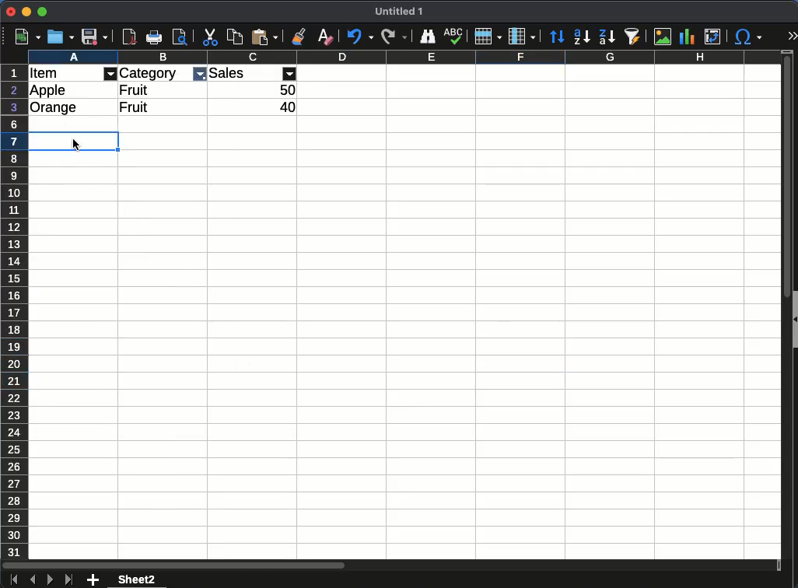  Describe the element at coordinates (54, 108) in the screenshot. I see `Orange` at that location.